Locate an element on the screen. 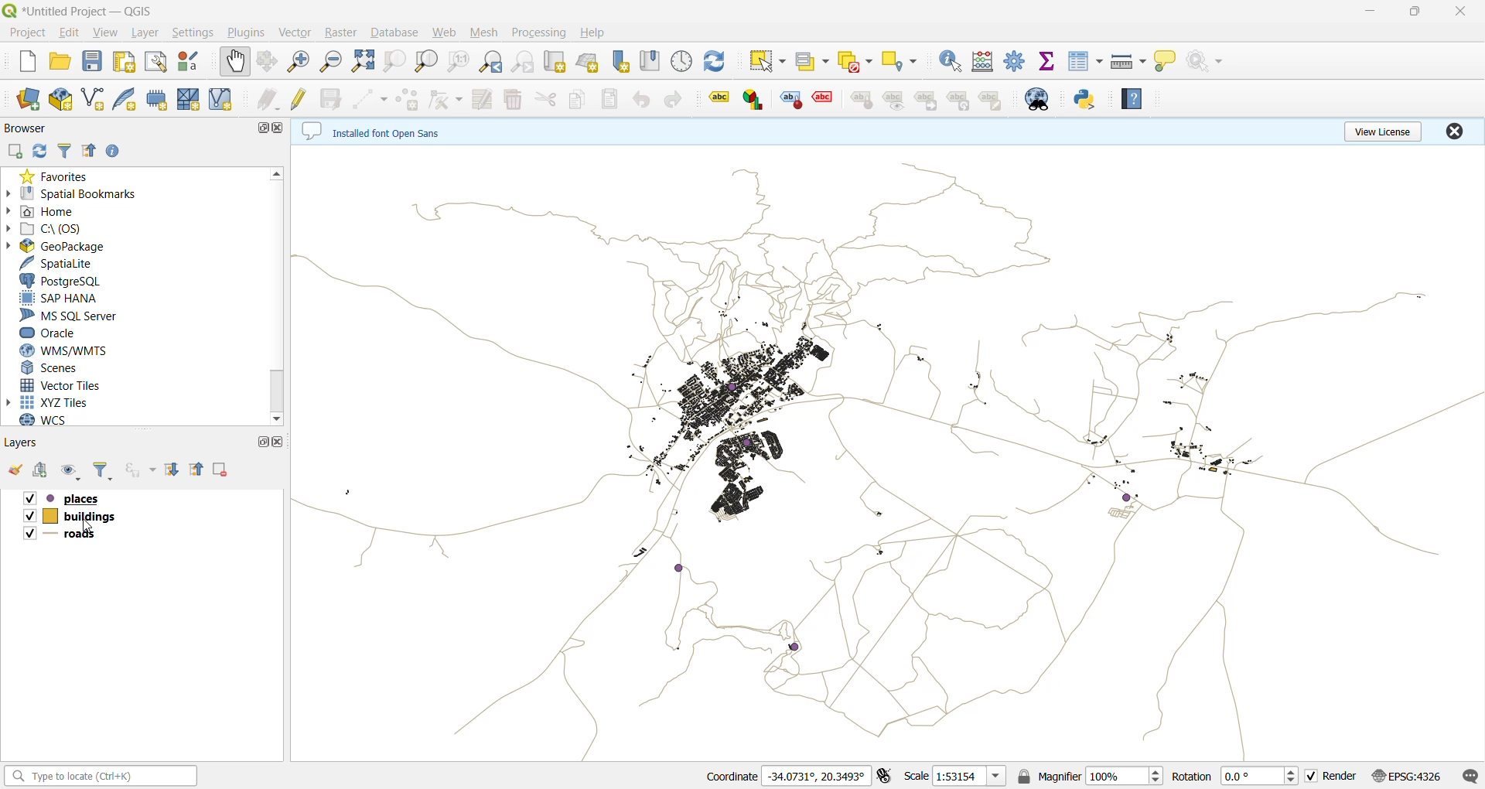 The width and height of the screenshot is (1485, 789). zoom next is located at coordinates (527, 63).